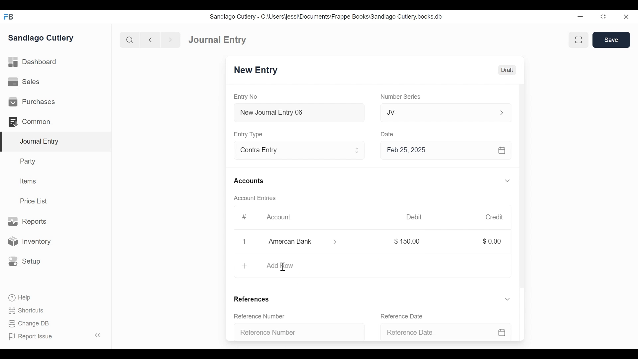 This screenshot has height=359, width=638. Describe the element at coordinates (357, 150) in the screenshot. I see `Expand` at that location.